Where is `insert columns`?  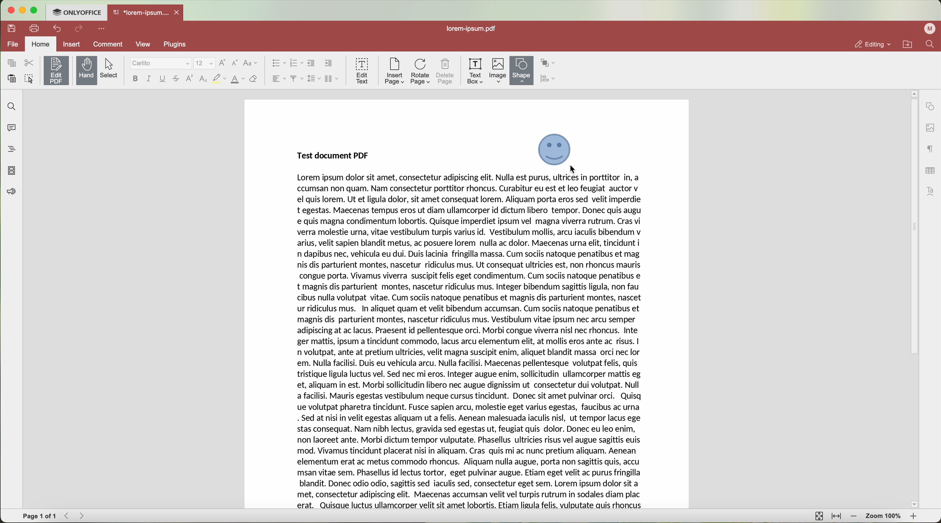 insert columns is located at coordinates (332, 79).